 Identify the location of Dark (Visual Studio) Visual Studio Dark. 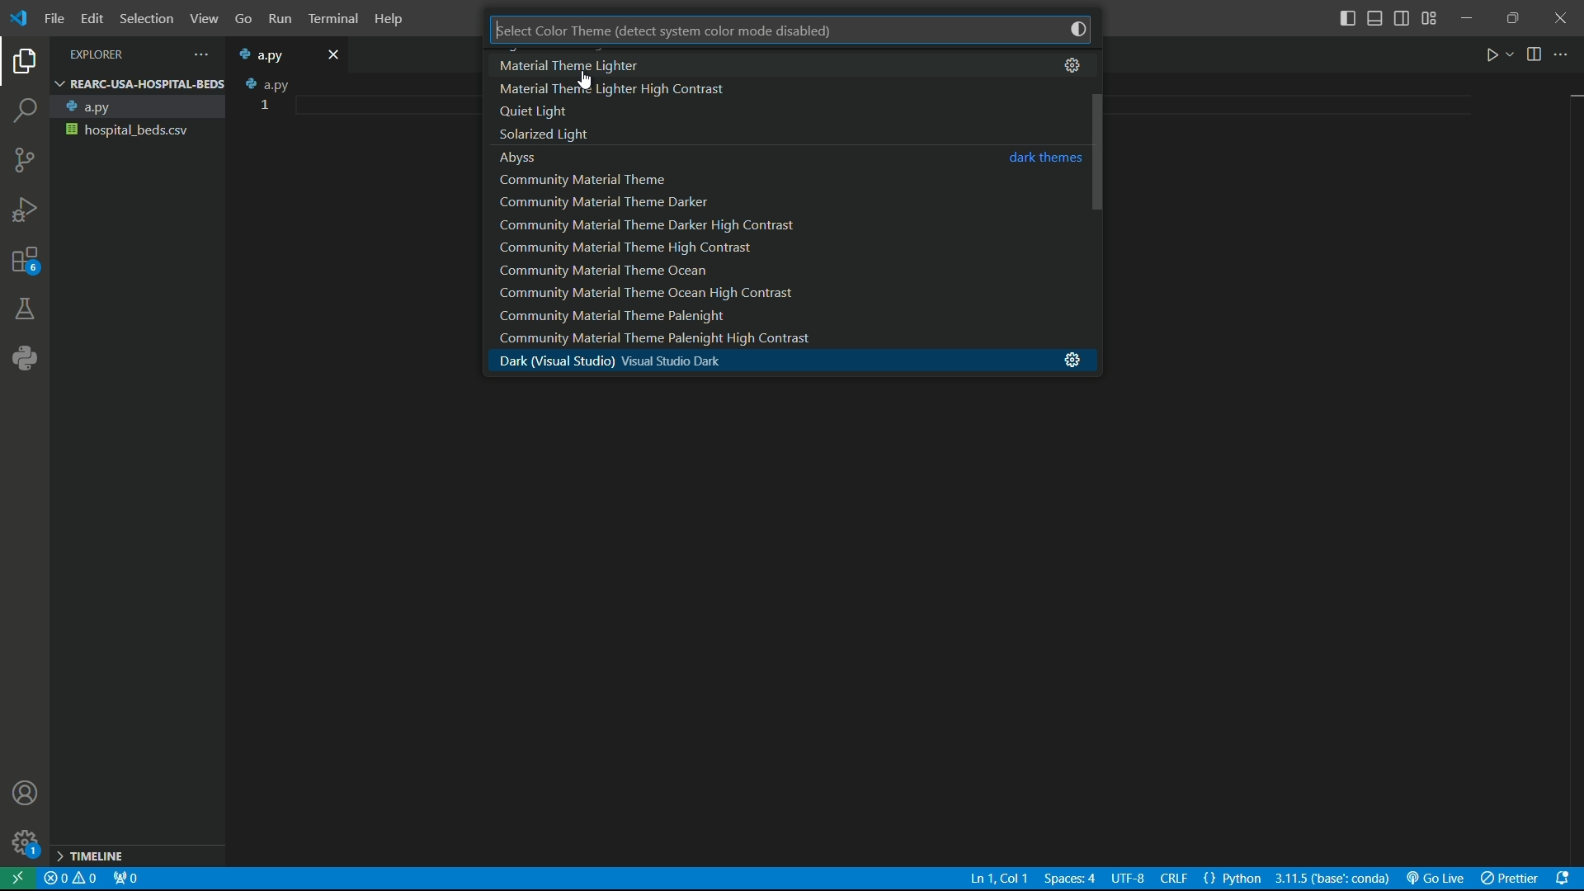
(640, 361).